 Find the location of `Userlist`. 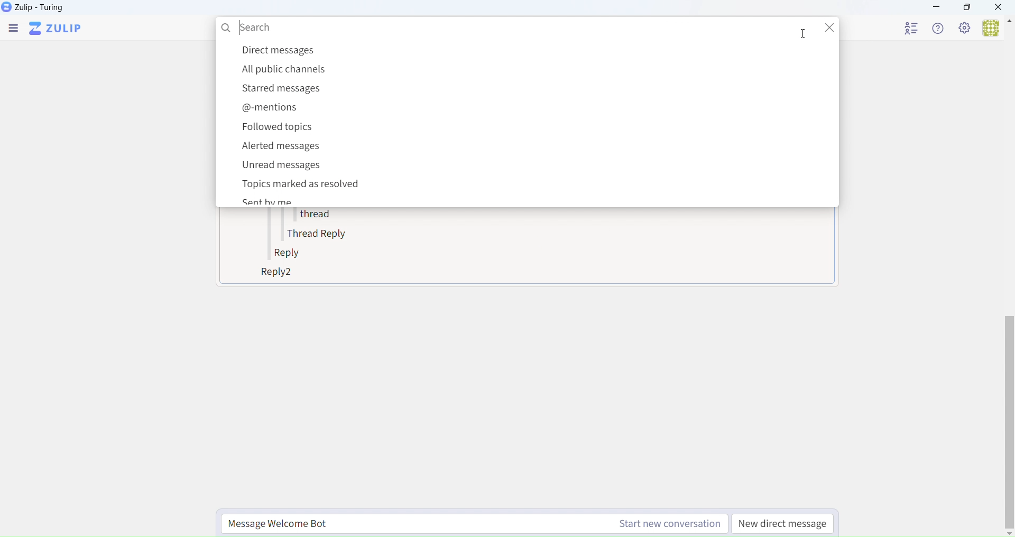

Userlist is located at coordinates (912, 27).